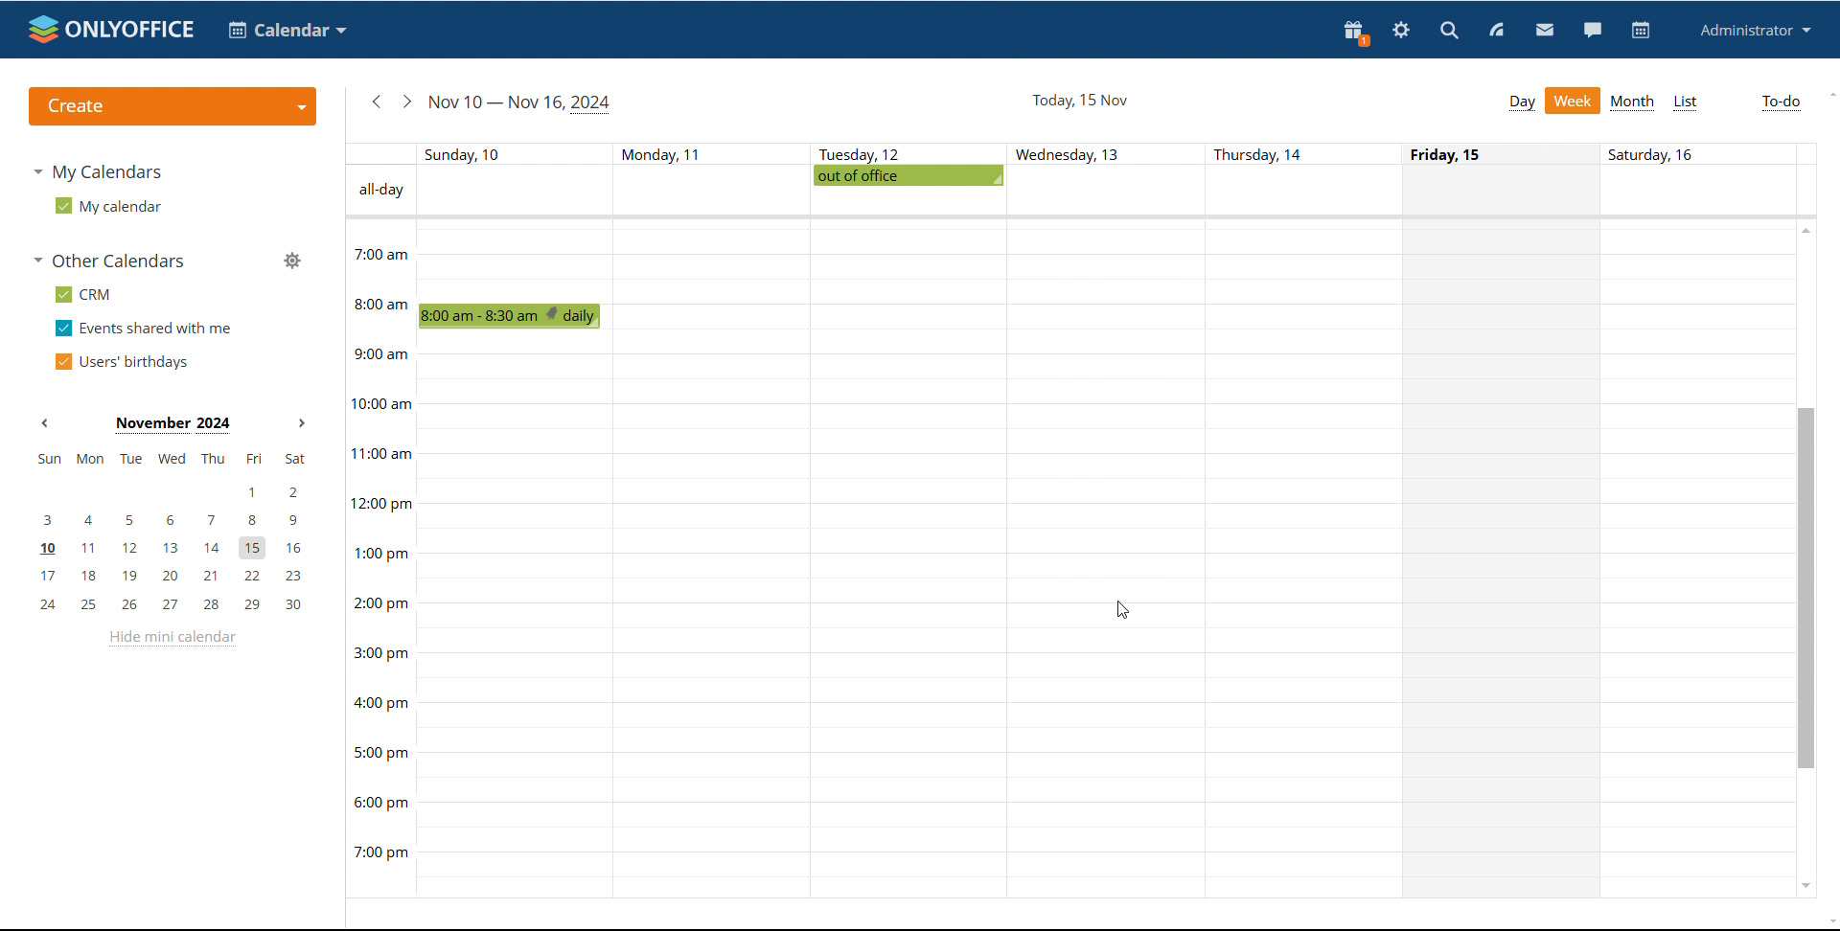 The width and height of the screenshot is (1840, 931). What do you see at coordinates (1687, 102) in the screenshot?
I see `list view` at bounding box center [1687, 102].